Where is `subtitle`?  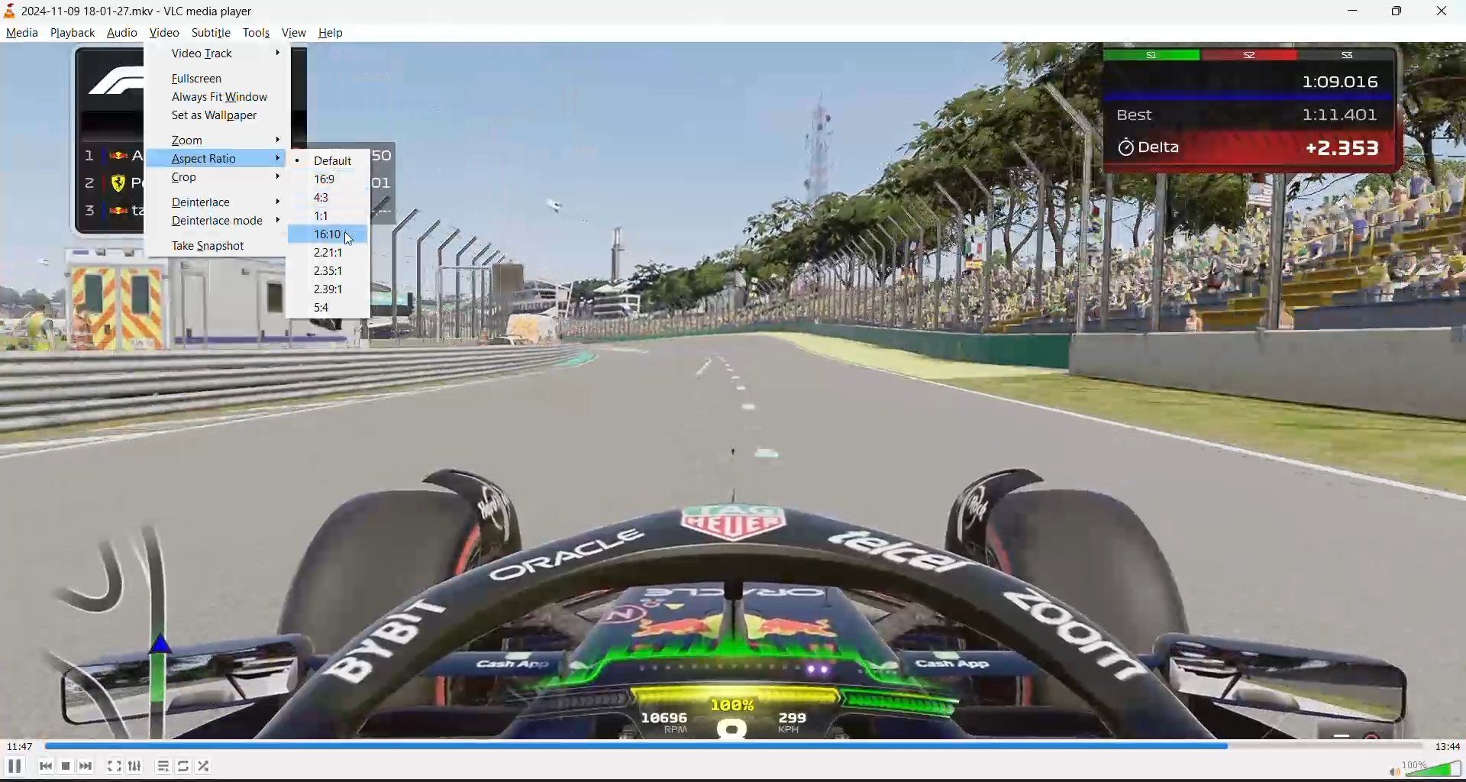 subtitle is located at coordinates (211, 34).